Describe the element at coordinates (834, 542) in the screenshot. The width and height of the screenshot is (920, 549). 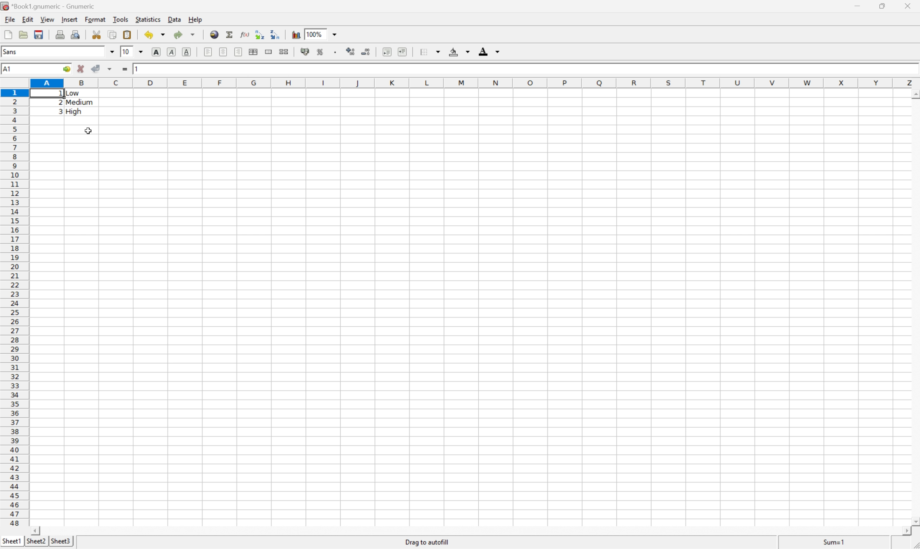
I see `Sum=1` at that location.